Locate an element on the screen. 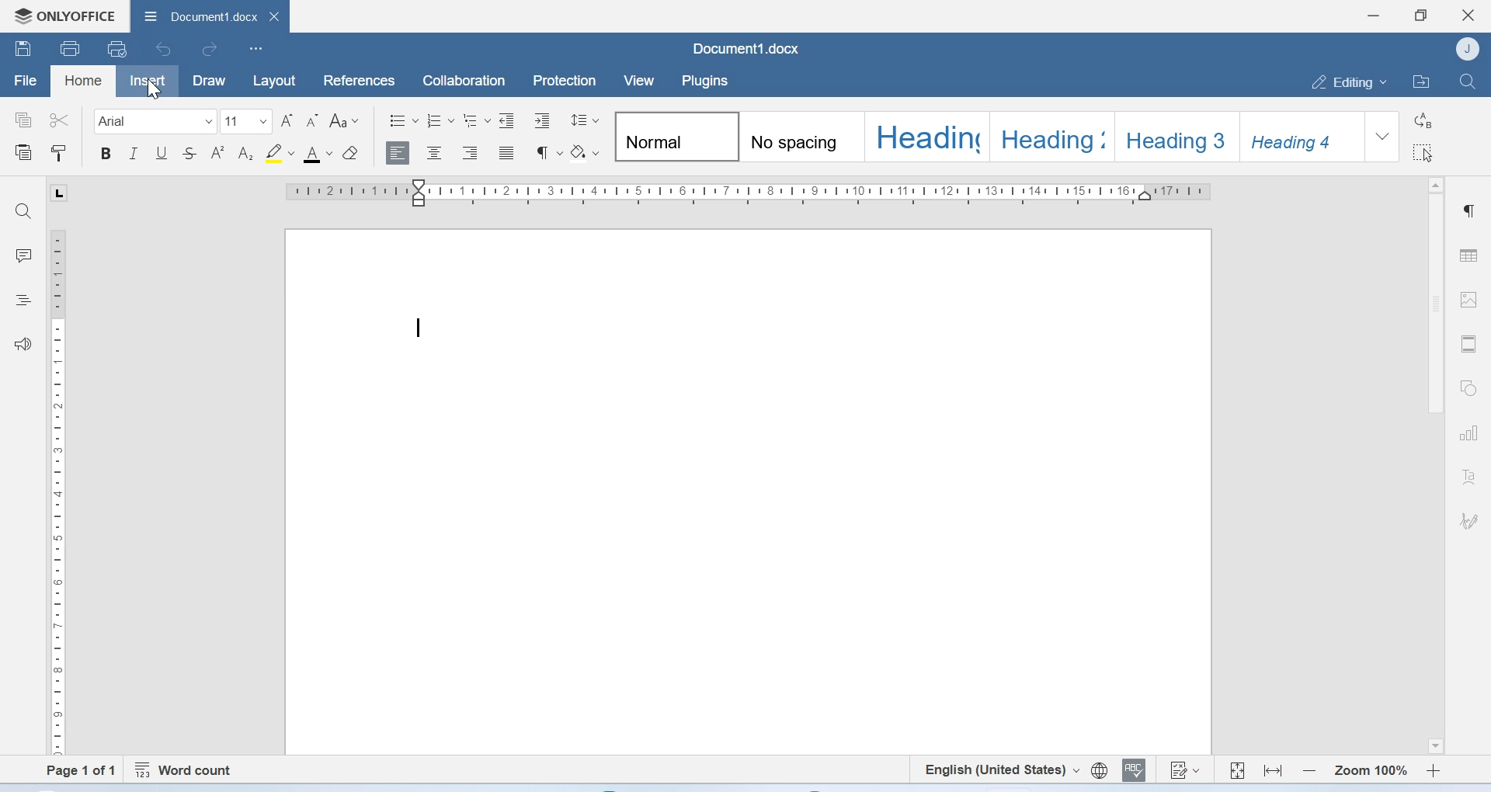  Draw is located at coordinates (213, 80).